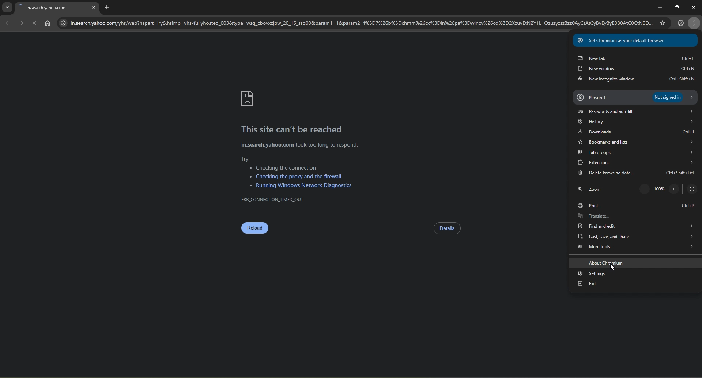  What do you see at coordinates (248, 158) in the screenshot?
I see `try` at bounding box center [248, 158].